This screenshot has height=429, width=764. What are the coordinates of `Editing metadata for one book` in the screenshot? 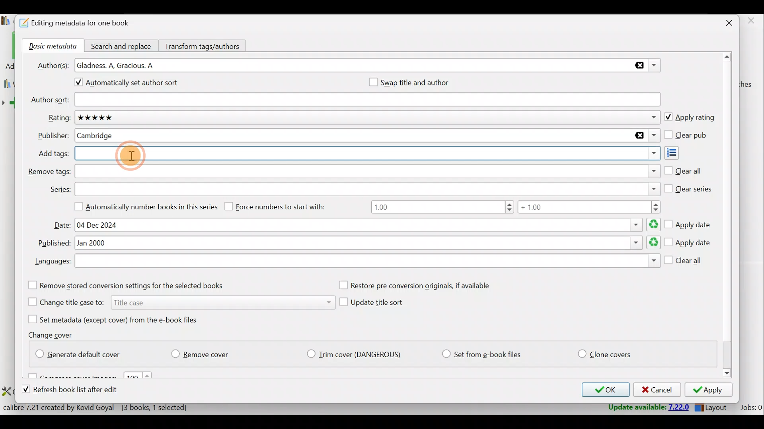 It's located at (84, 23).